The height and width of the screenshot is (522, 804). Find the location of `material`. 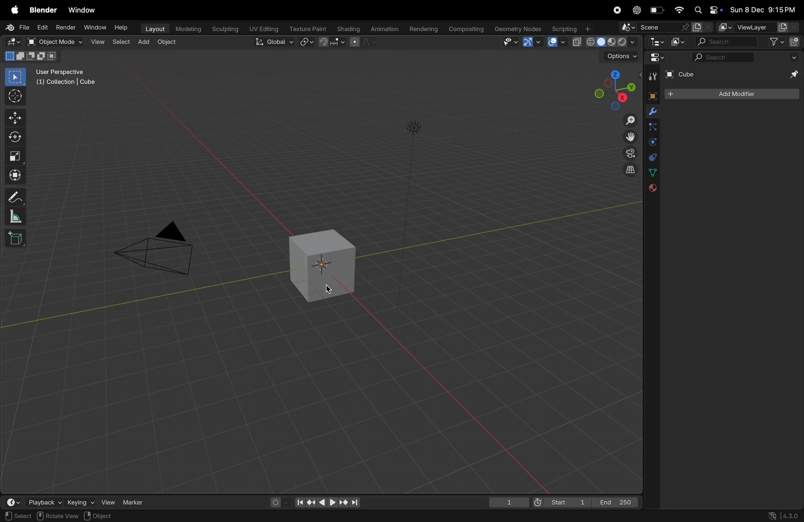

material is located at coordinates (651, 188).